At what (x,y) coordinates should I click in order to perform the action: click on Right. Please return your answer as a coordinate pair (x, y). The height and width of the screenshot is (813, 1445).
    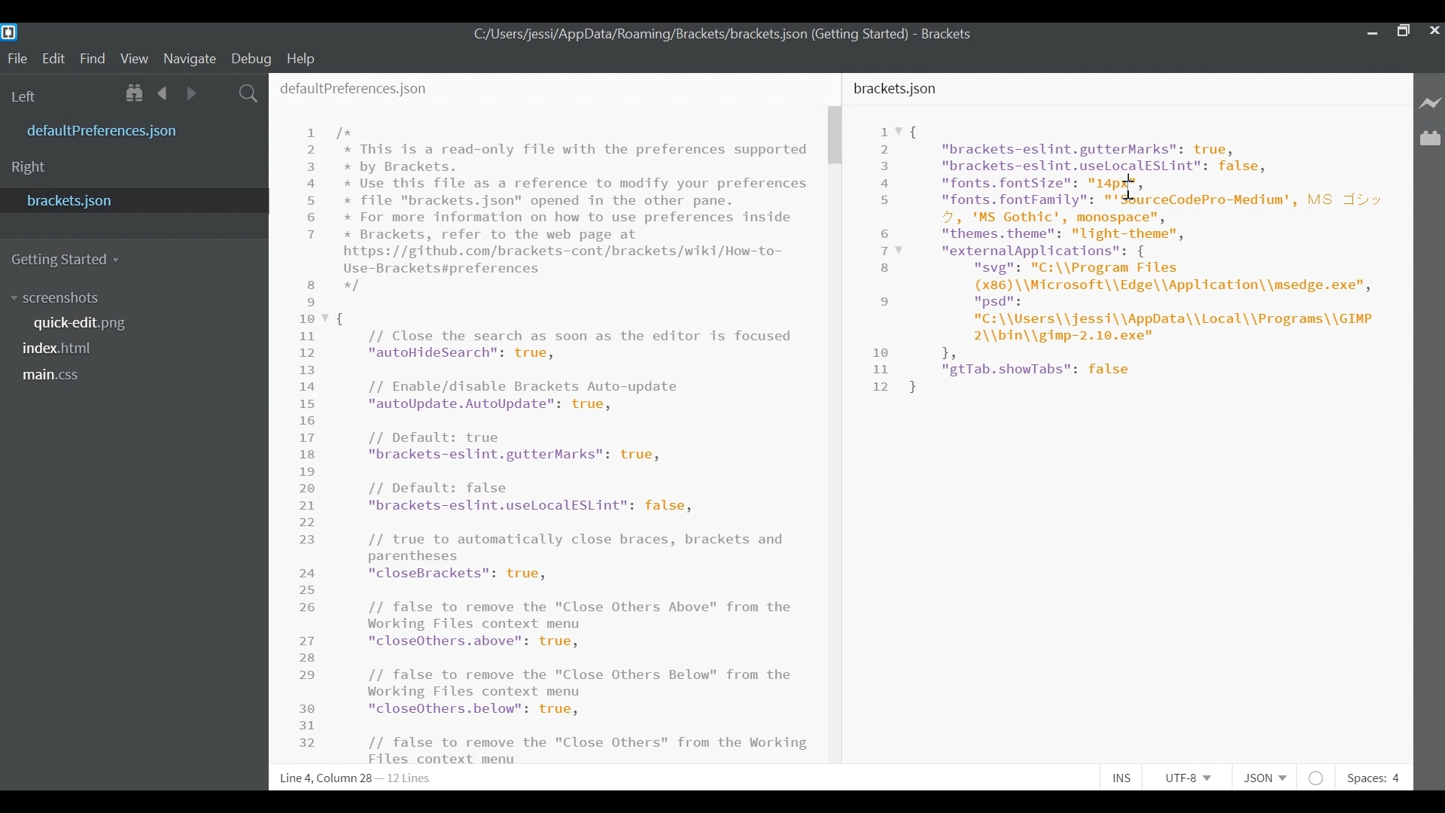
    Looking at the image, I should click on (32, 168).